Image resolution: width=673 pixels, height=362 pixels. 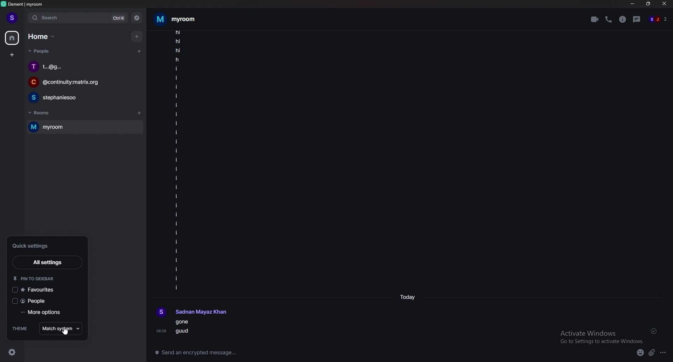 What do you see at coordinates (82, 66) in the screenshot?
I see `chat` at bounding box center [82, 66].